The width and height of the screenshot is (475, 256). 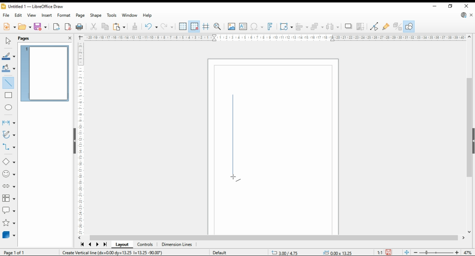 I want to click on cut, so click(x=94, y=27).